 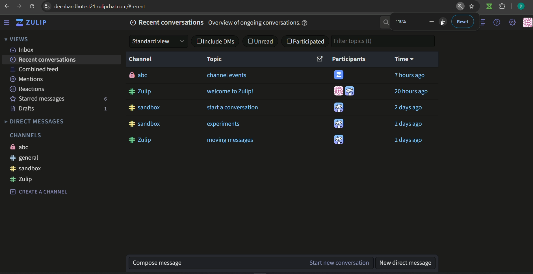 I want to click on zoom, so click(x=459, y=7).